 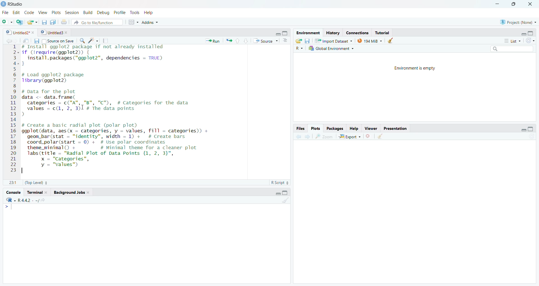 What do you see at coordinates (498, 4) in the screenshot?
I see `Minimize` at bounding box center [498, 4].